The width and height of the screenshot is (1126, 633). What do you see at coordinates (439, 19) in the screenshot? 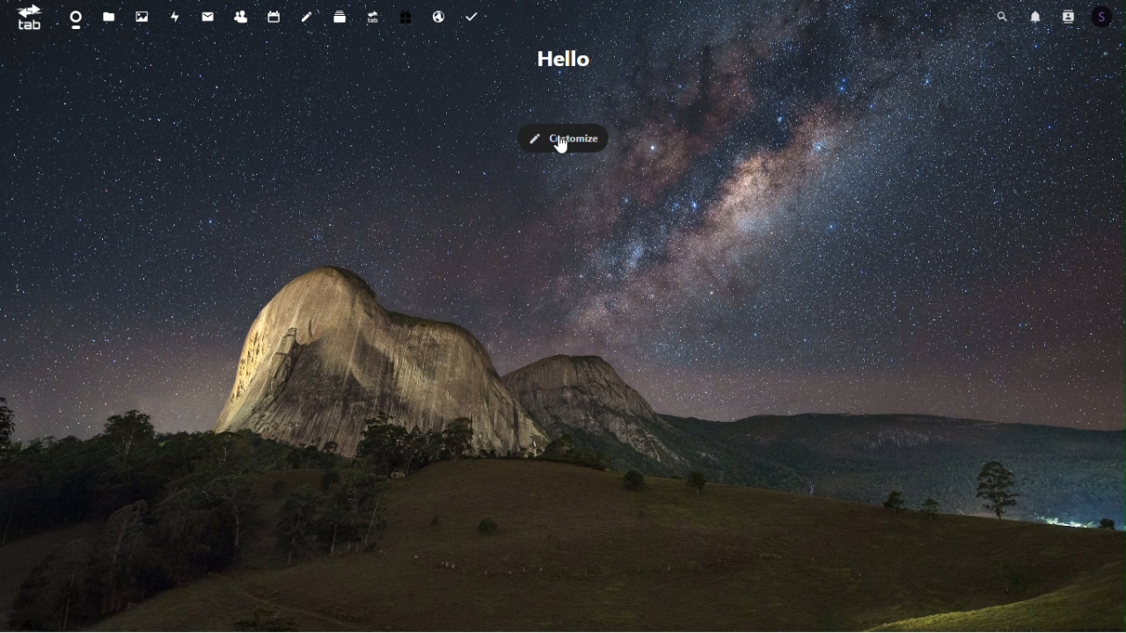
I see `Email hosting` at bounding box center [439, 19].